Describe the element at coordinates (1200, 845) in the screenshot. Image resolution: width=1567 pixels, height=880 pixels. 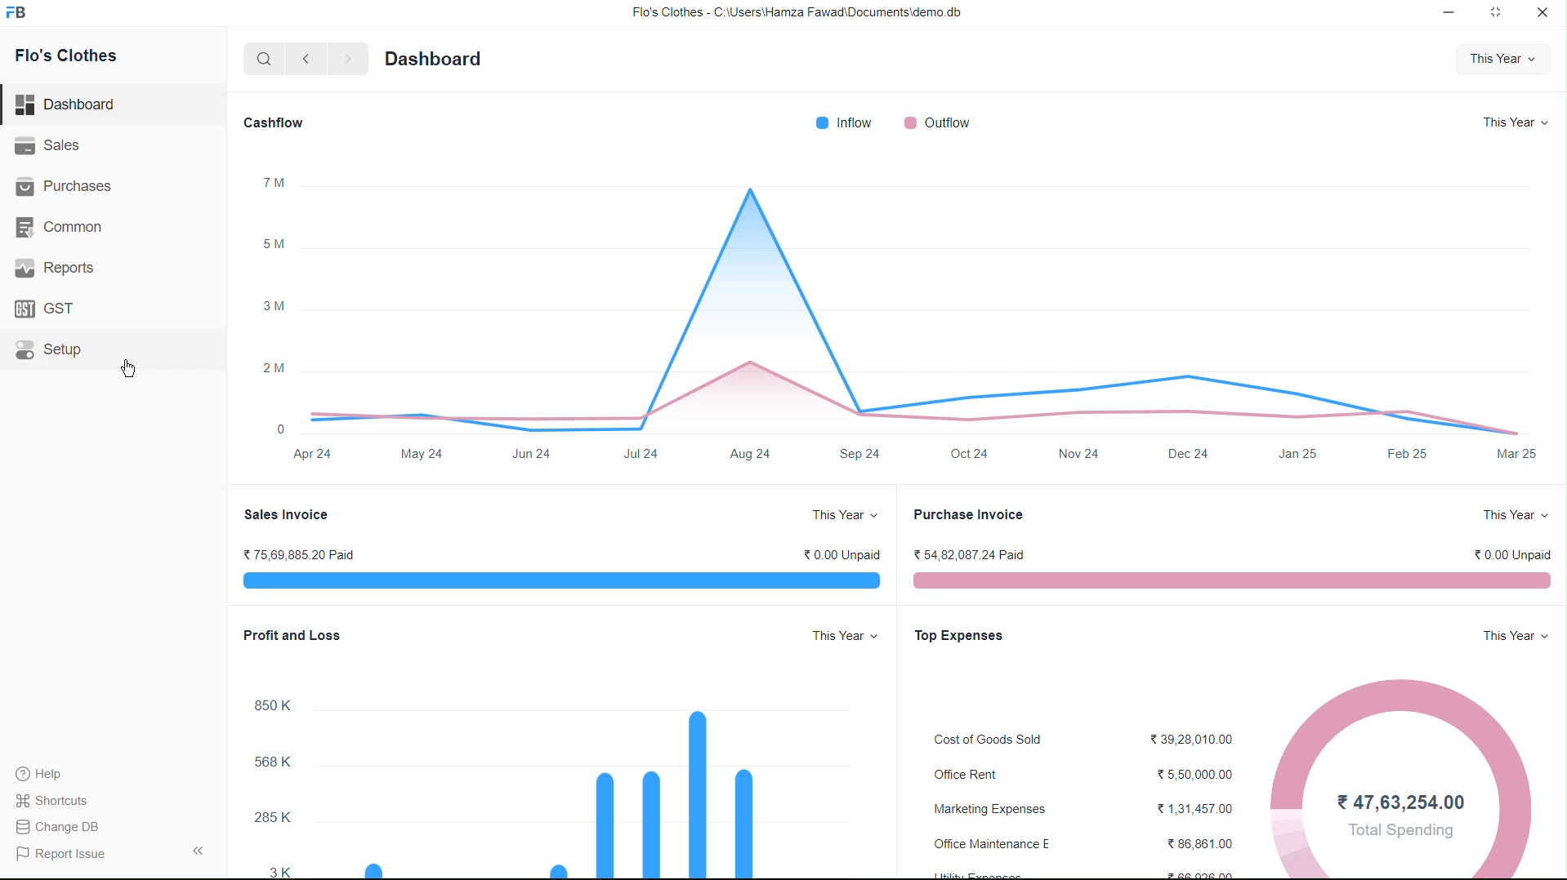
I see `86,861.00` at that location.